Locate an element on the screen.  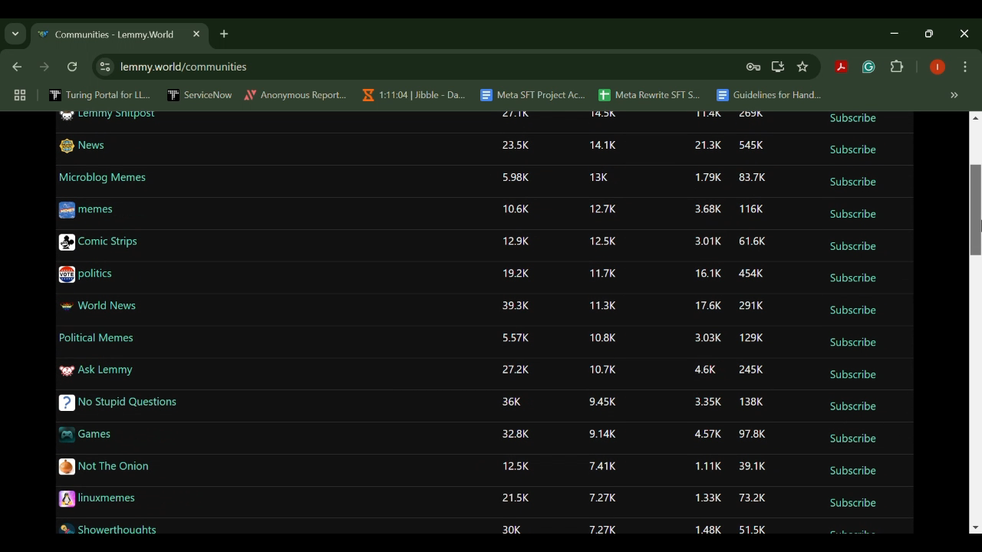
138K is located at coordinates (752, 402).